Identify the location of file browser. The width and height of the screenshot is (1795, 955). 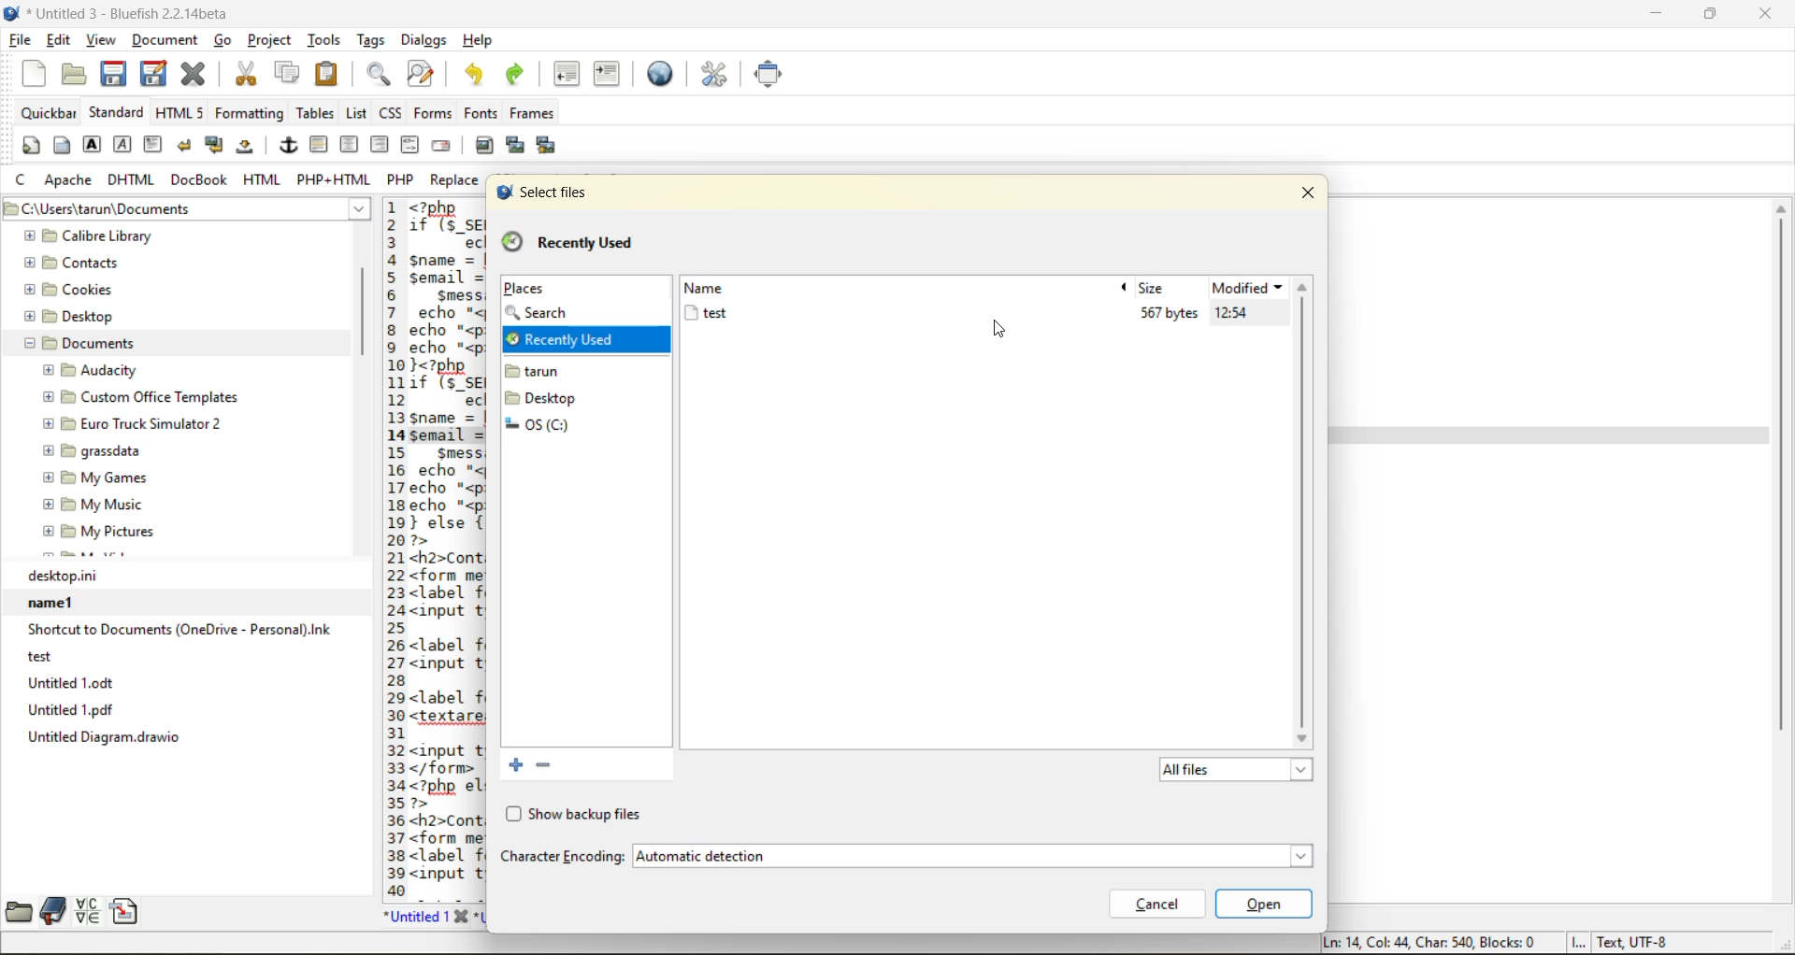
(17, 911).